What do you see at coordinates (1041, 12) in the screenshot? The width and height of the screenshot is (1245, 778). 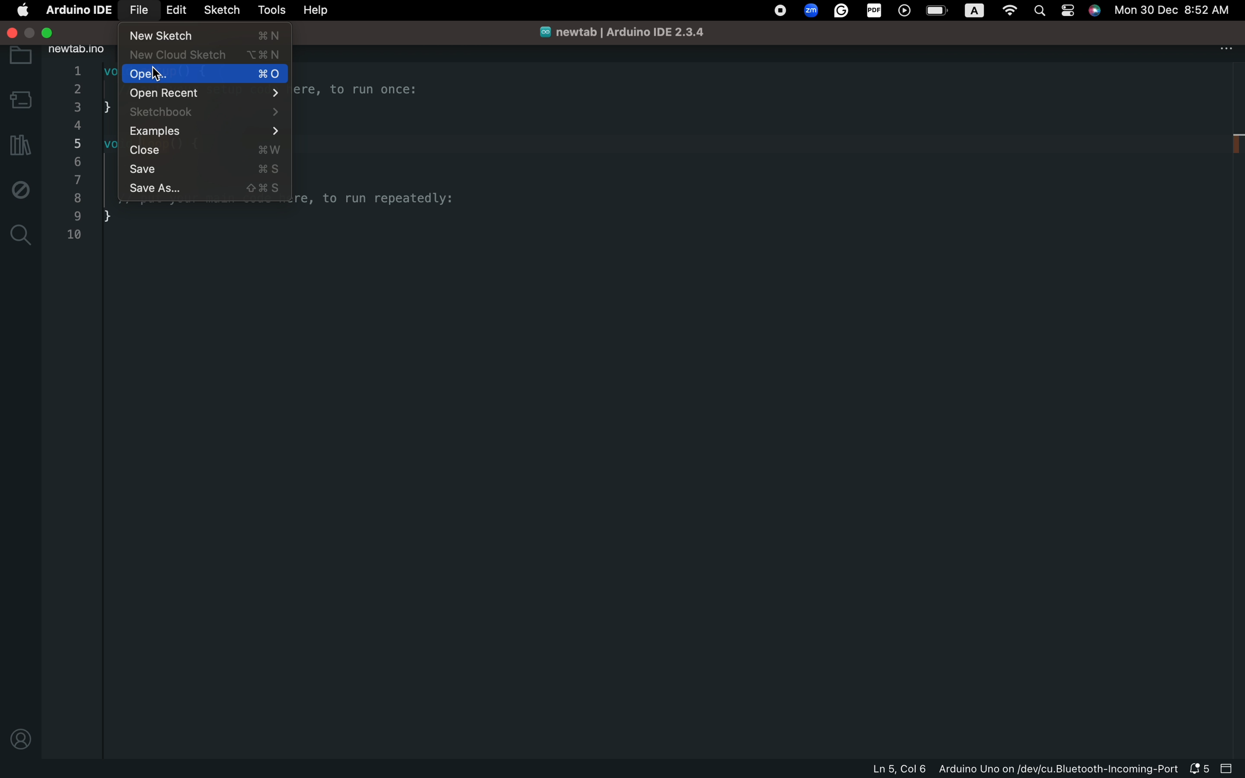 I see `spotlight search` at bounding box center [1041, 12].